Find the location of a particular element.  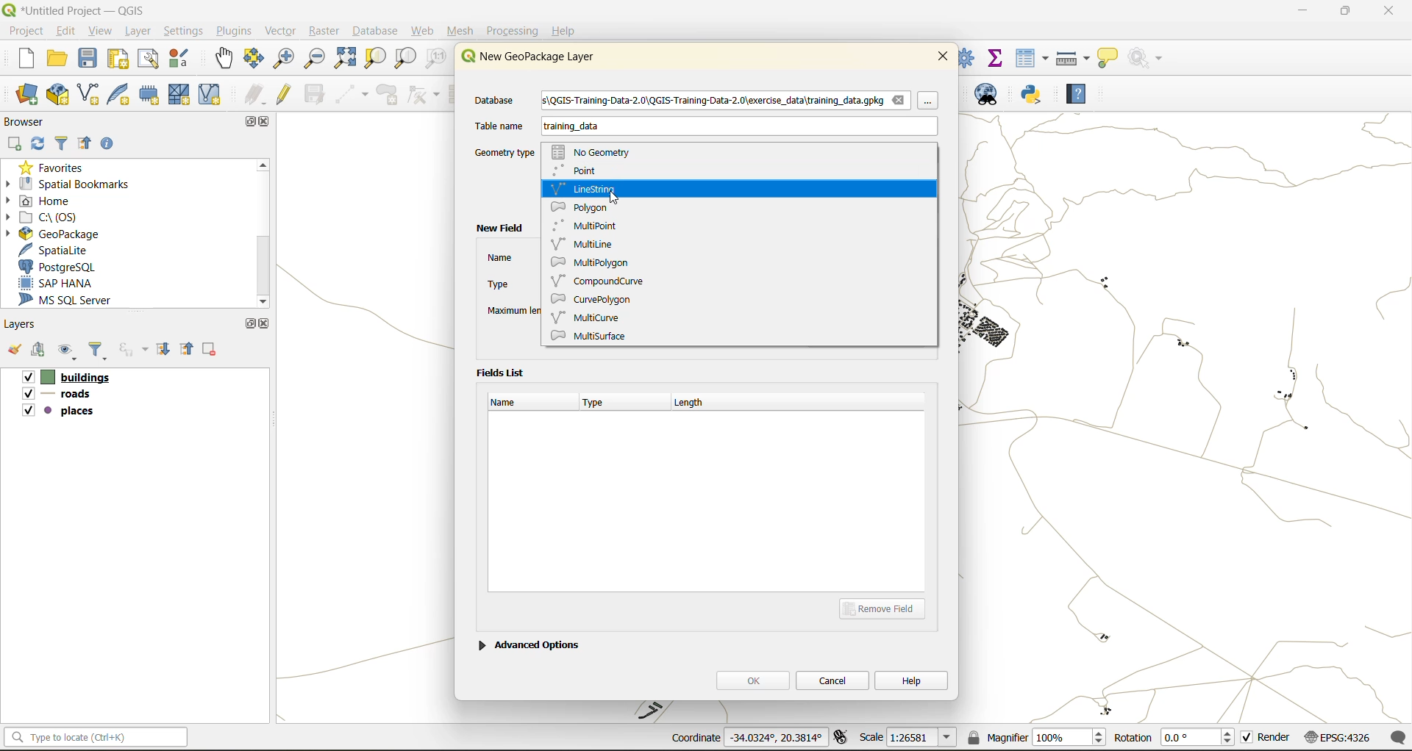

browser is located at coordinates (29, 121).